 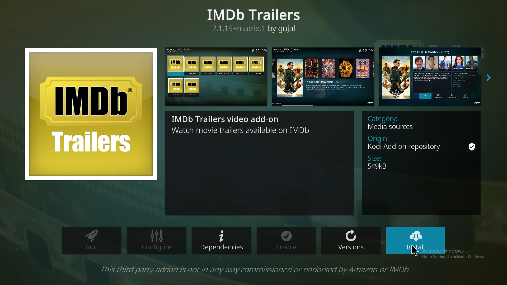 I want to click on cursor, so click(x=416, y=252).